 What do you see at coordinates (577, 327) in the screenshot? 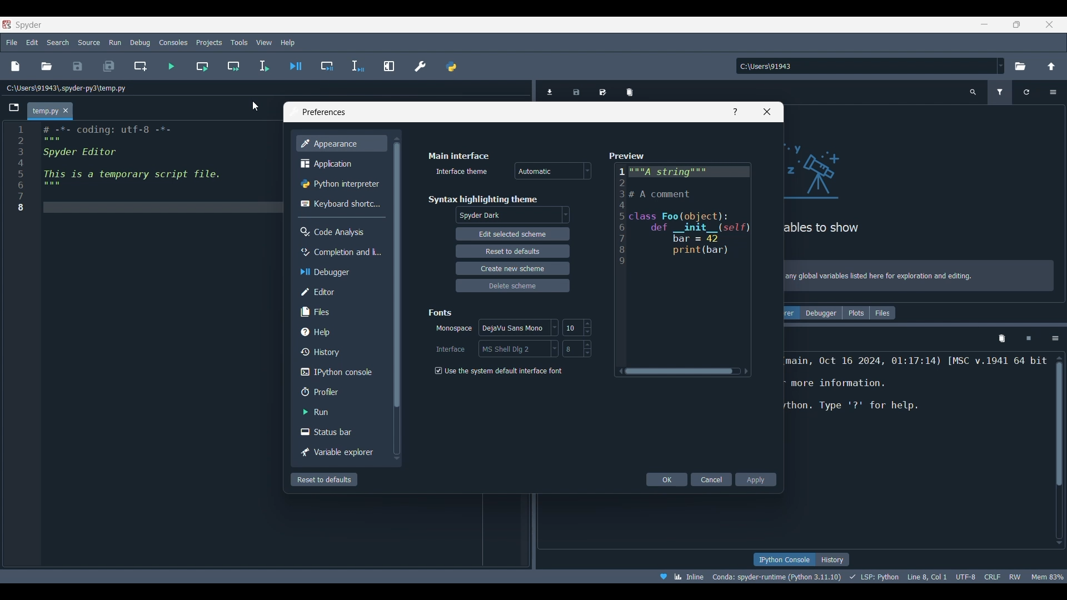
I see `value` at bounding box center [577, 327].